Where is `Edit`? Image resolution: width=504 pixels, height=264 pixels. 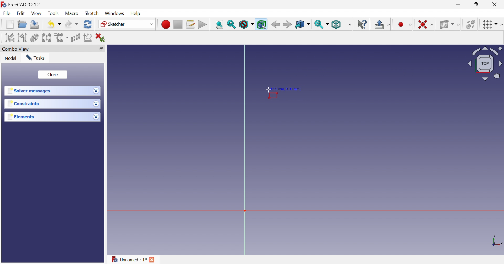
Edit is located at coordinates (21, 14).